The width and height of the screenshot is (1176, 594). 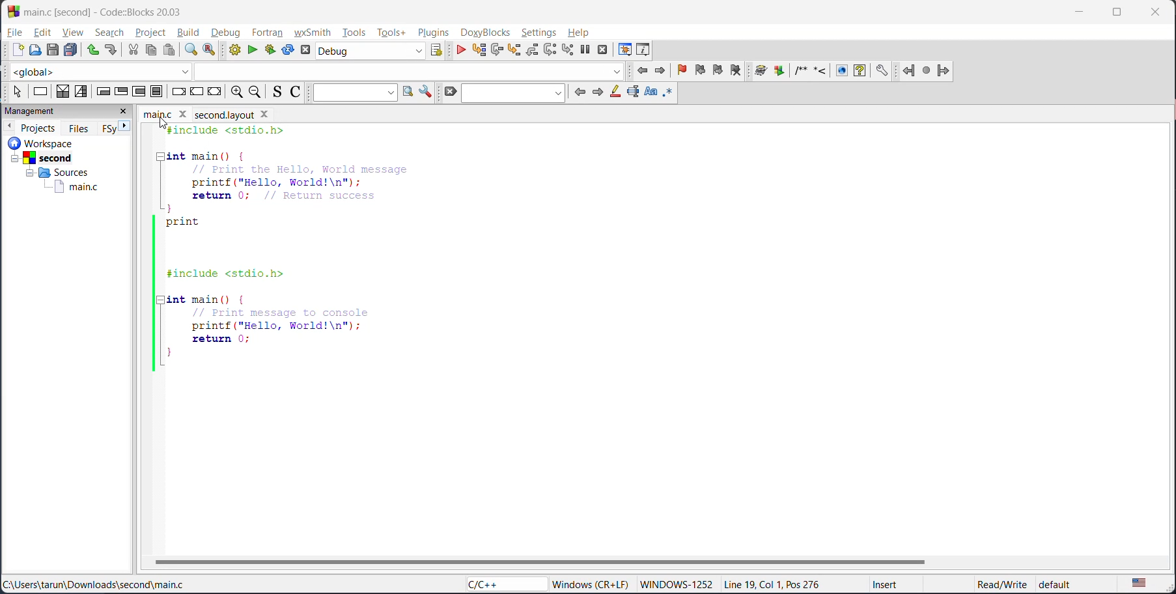 What do you see at coordinates (126, 127) in the screenshot?
I see `next` at bounding box center [126, 127].